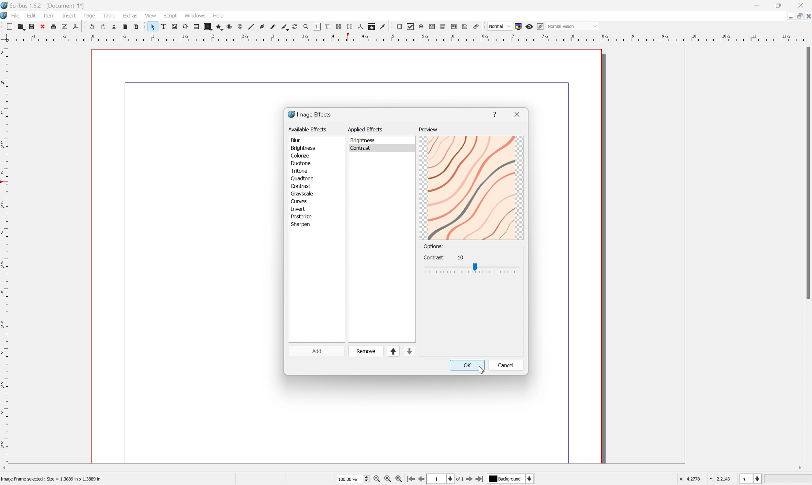 The width and height of the screenshot is (812, 485). What do you see at coordinates (807, 173) in the screenshot?
I see `Scroll bar` at bounding box center [807, 173].